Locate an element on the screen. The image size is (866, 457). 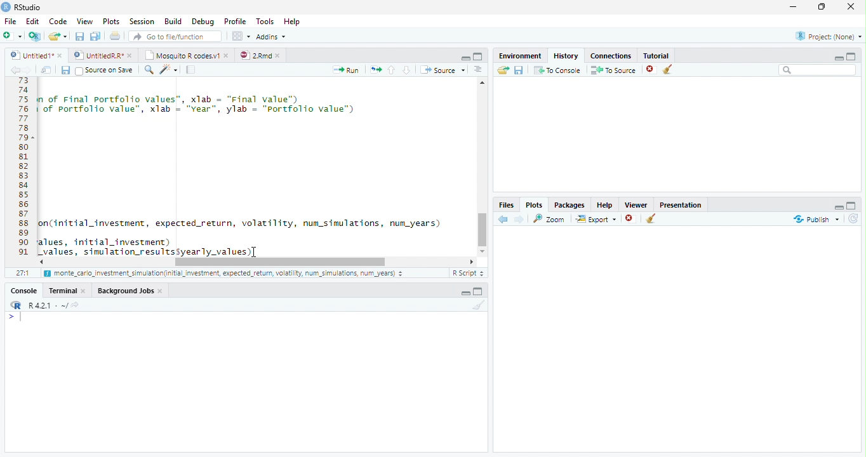
To Source is located at coordinates (613, 70).